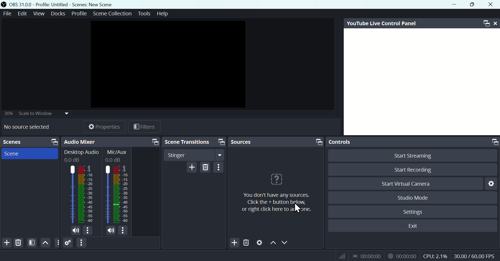 The height and width of the screenshot is (261, 500). I want to click on Option, so click(219, 167).